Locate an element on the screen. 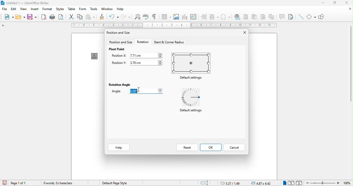 This screenshot has height=186, width=353. 3.70 cm is located at coordinates (146, 63).